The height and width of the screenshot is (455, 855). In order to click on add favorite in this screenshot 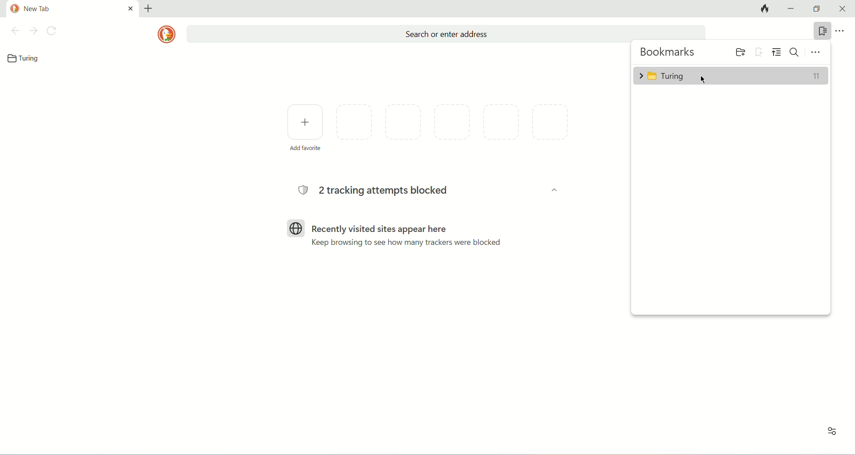, I will do `click(305, 126)`.